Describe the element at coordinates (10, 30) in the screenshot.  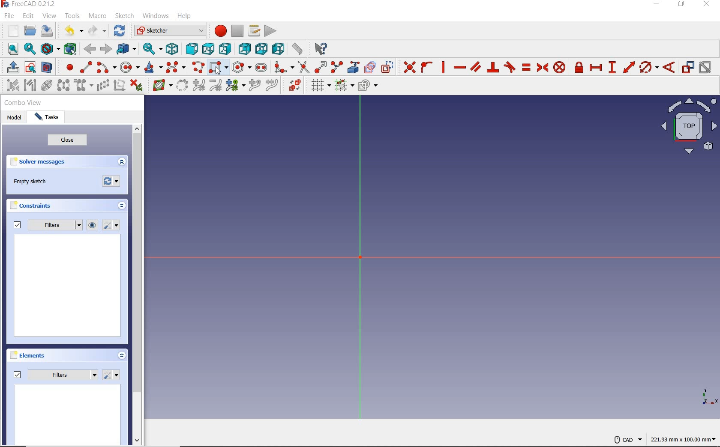
I see `new` at that location.